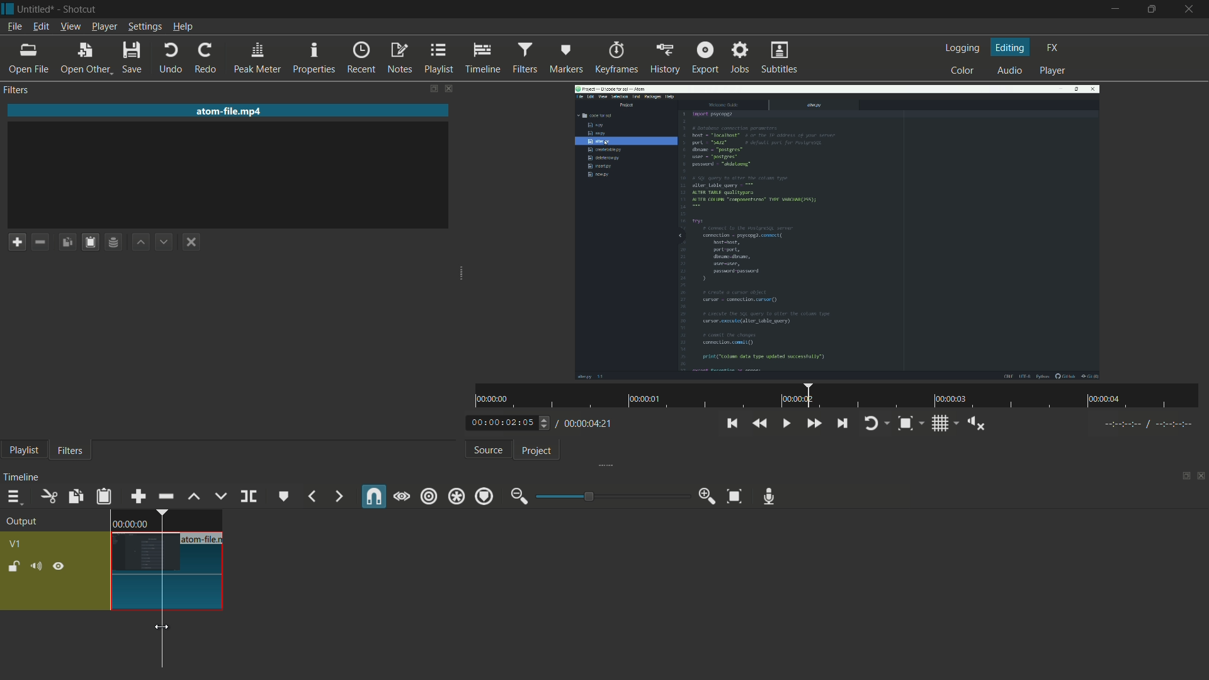 The image size is (1209, 680). I want to click on player, so click(1052, 71).